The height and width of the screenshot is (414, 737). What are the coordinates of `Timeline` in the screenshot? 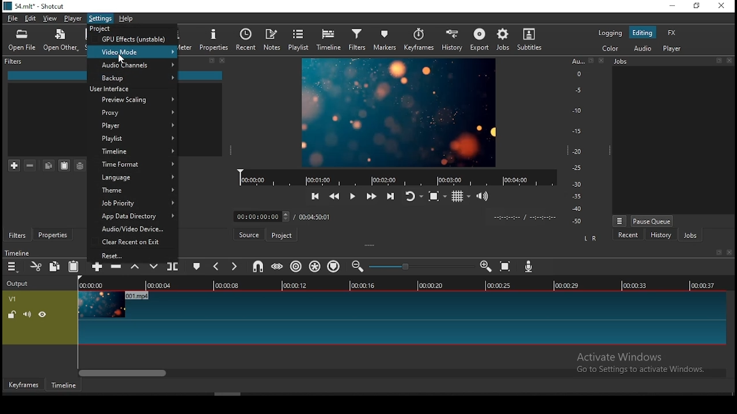 It's located at (70, 385).